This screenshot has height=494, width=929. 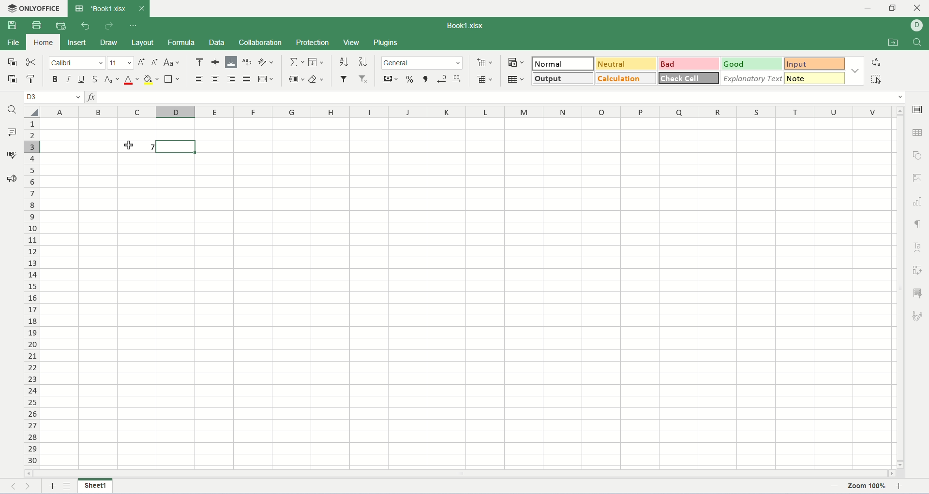 What do you see at coordinates (31, 63) in the screenshot?
I see `cut` at bounding box center [31, 63].